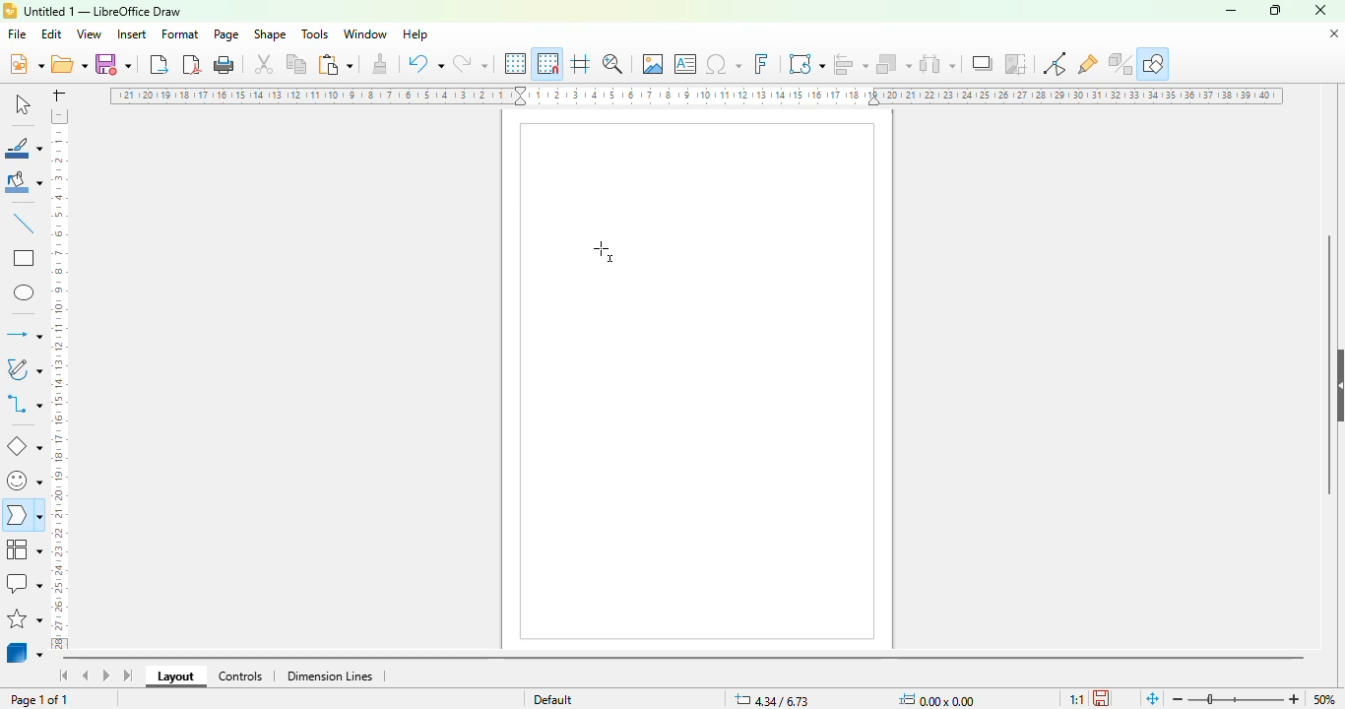 The image size is (1345, 709). Describe the element at coordinates (25, 618) in the screenshot. I see `stars and banners` at that location.